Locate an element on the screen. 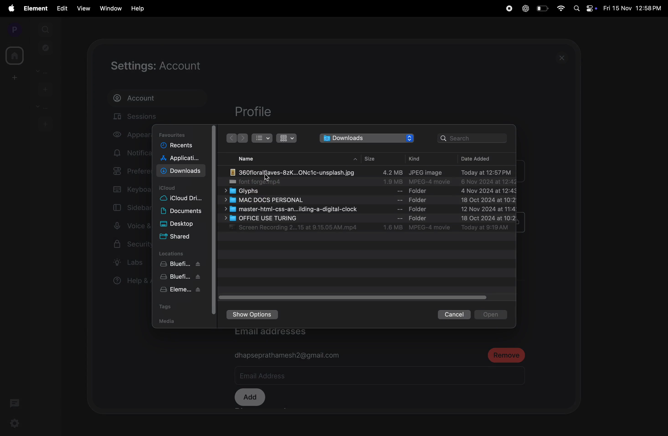  Downloads is located at coordinates (182, 171).